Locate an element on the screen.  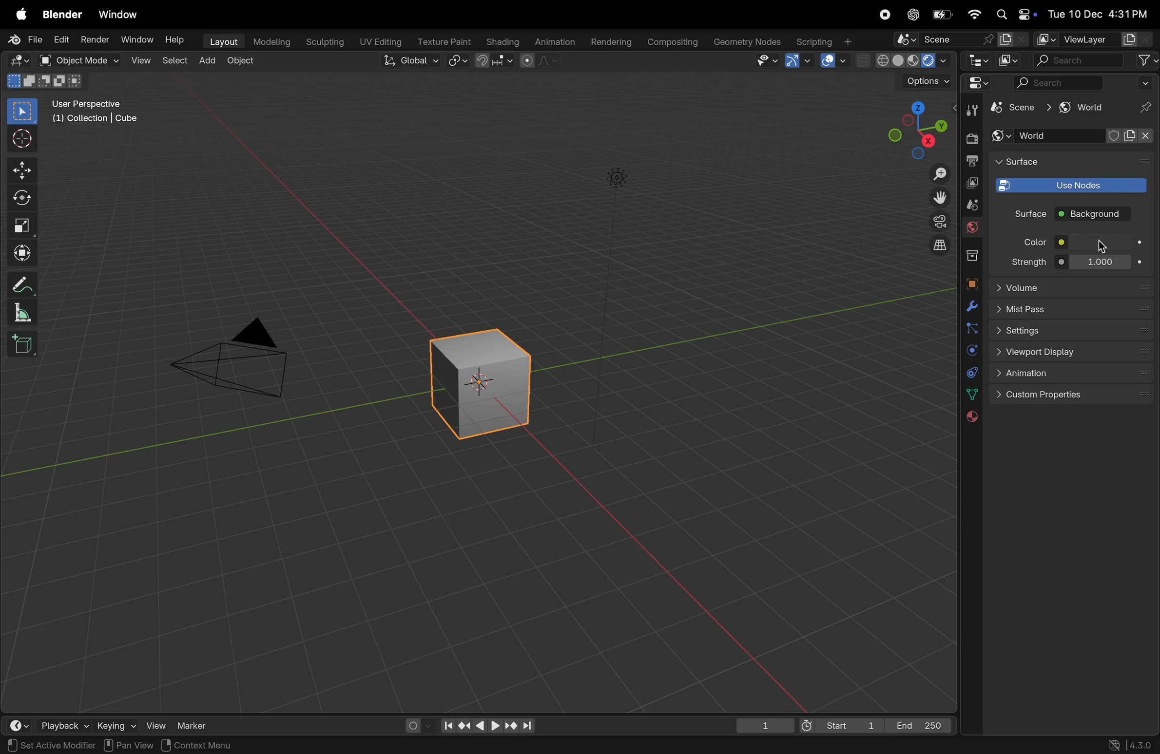
constraints is located at coordinates (970, 372).